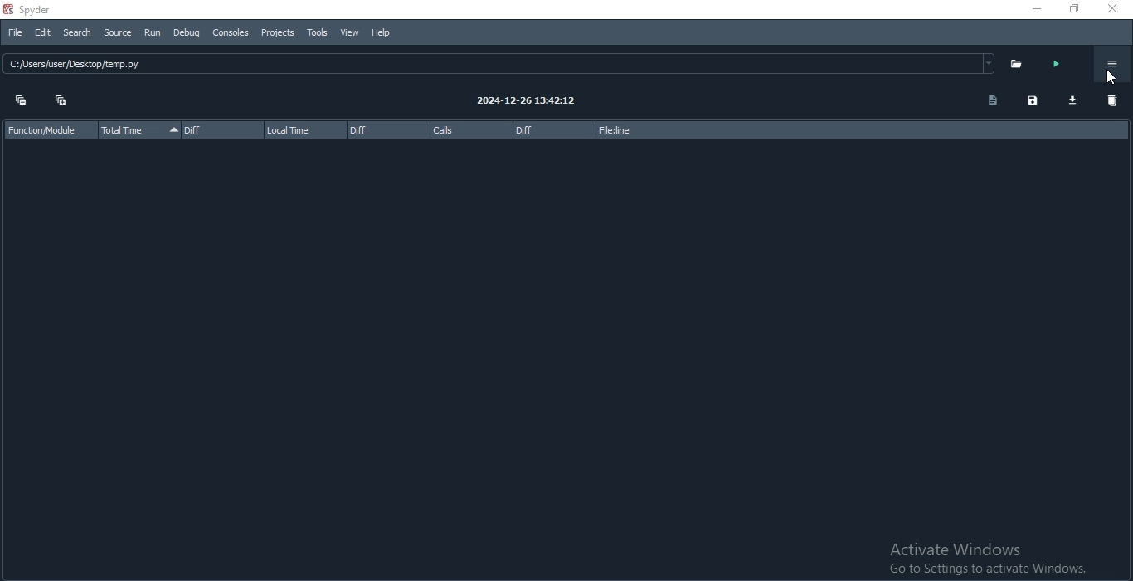 The height and width of the screenshot is (581, 1133). Describe the element at coordinates (222, 129) in the screenshot. I see `diff` at that location.